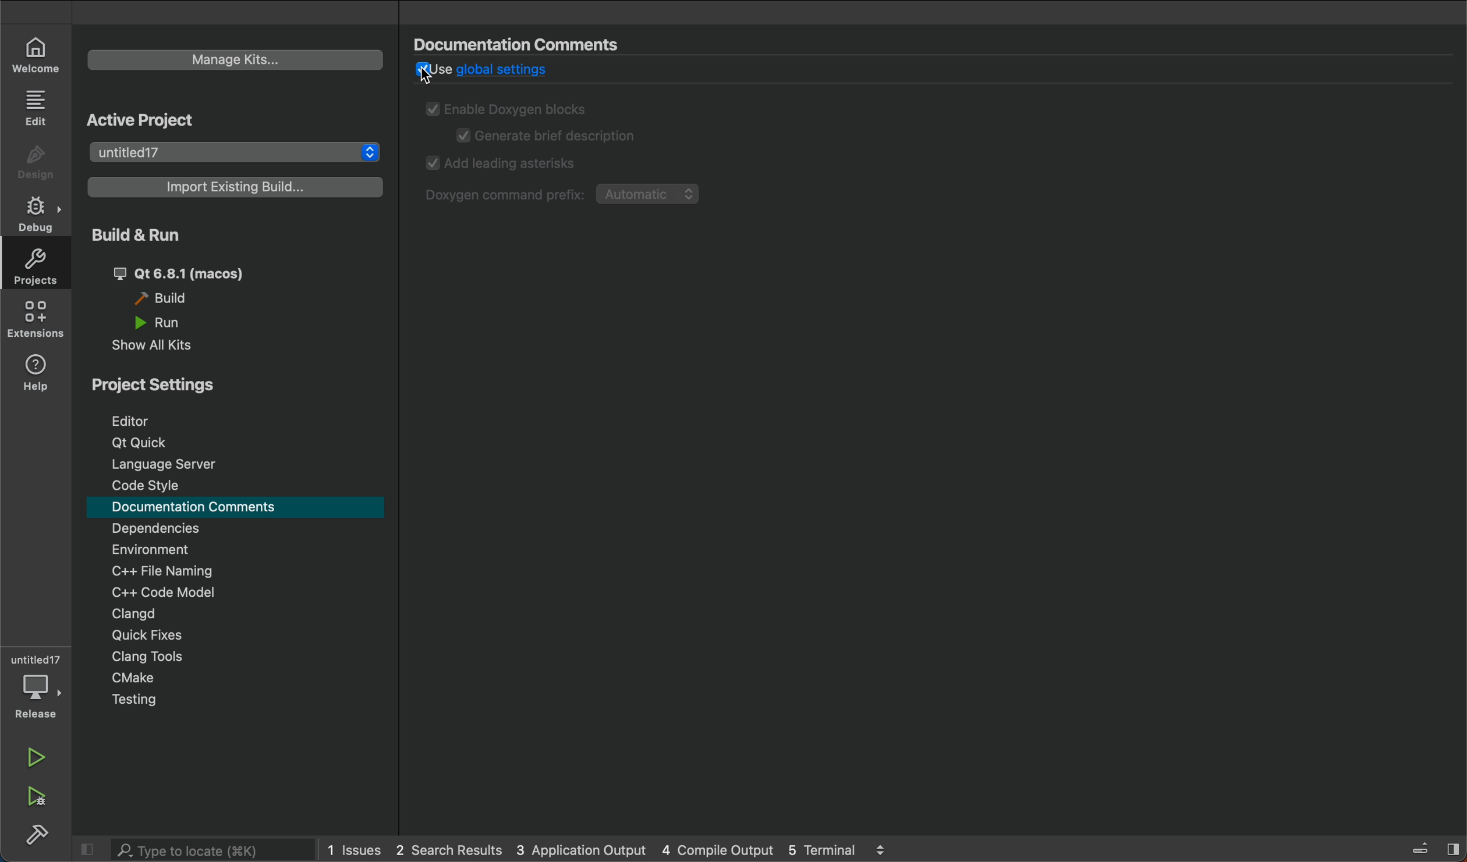 This screenshot has height=862, width=1467. What do you see at coordinates (141, 444) in the screenshot?
I see `t quick` at bounding box center [141, 444].